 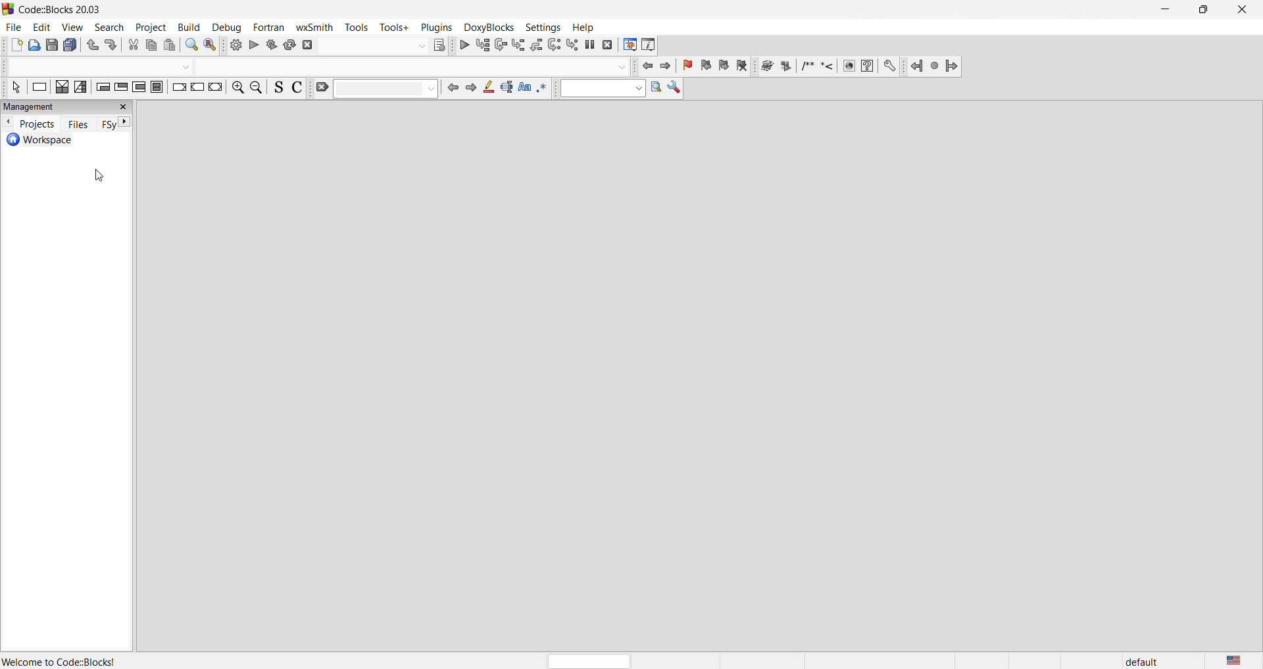 I want to click on code completion, so click(x=317, y=67).